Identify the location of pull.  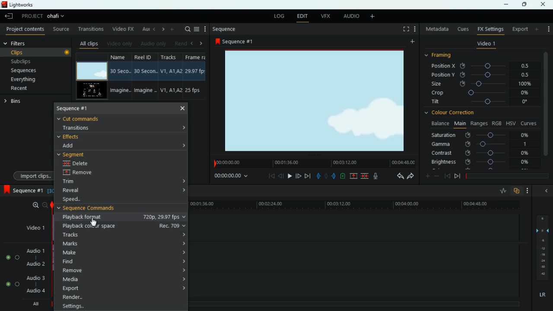
(318, 177).